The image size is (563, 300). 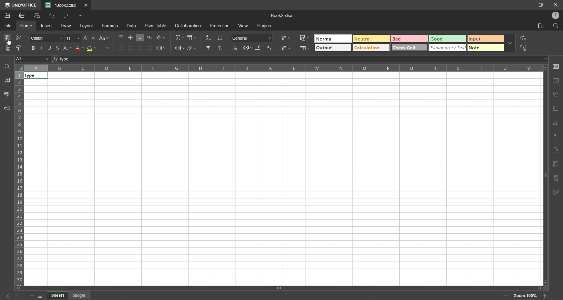 I want to click on profile, so click(x=557, y=15).